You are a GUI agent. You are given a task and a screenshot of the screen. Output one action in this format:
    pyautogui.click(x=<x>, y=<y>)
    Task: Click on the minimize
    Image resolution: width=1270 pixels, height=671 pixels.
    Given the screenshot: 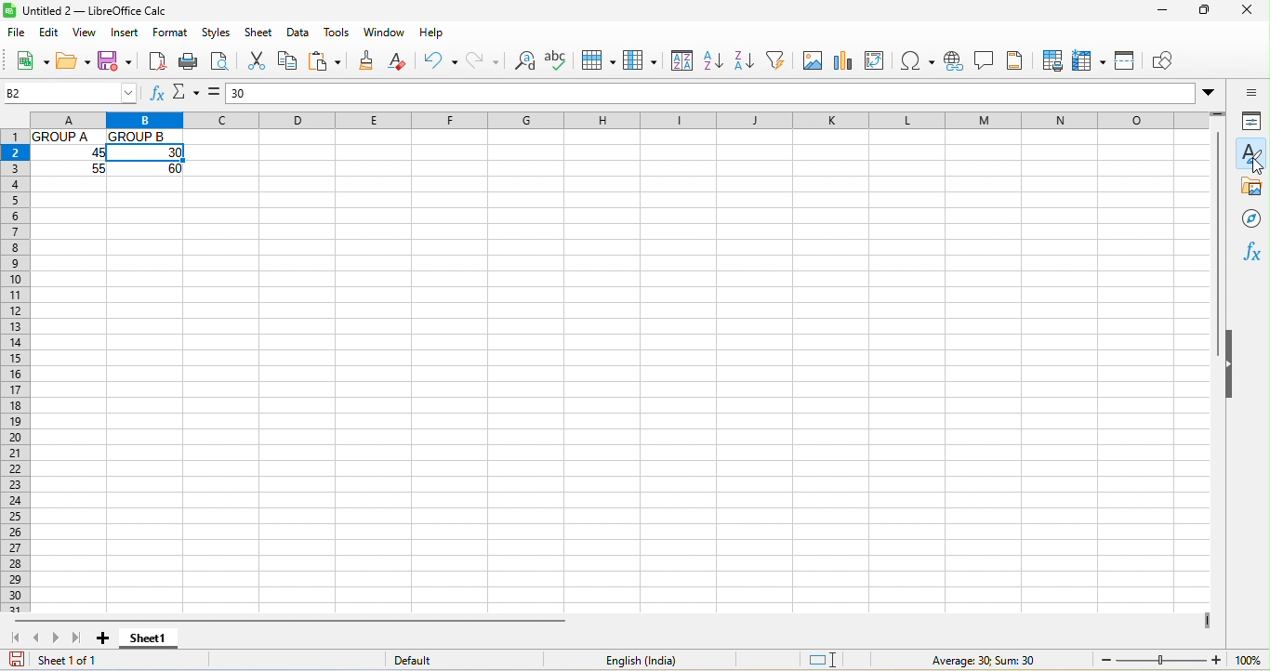 What is the action you would take?
    pyautogui.click(x=1160, y=10)
    